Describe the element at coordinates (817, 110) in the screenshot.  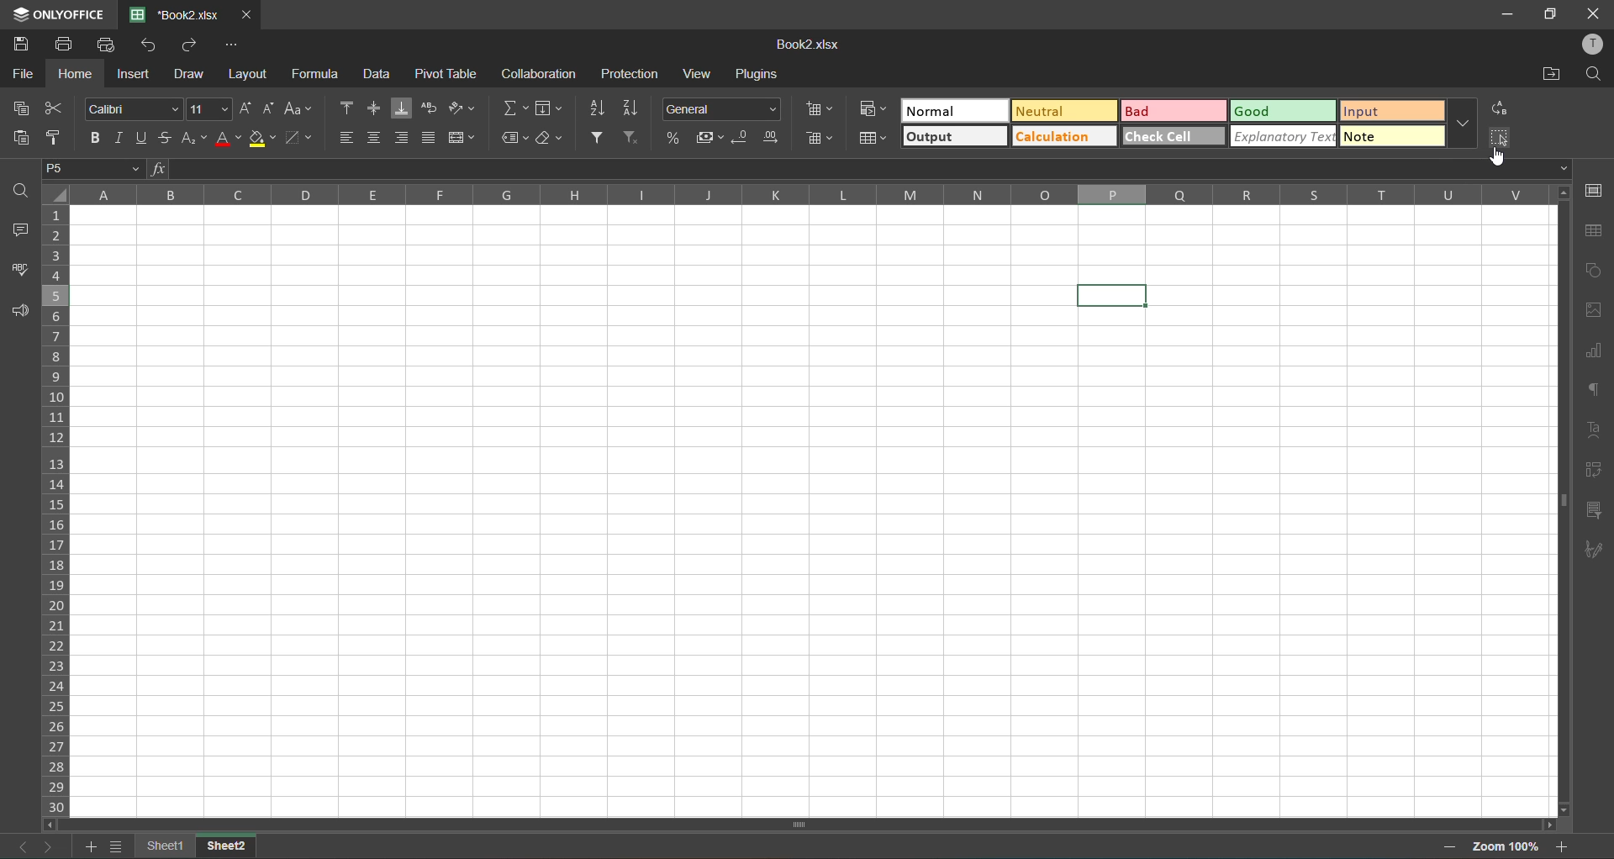
I see `insert cells` at that location.